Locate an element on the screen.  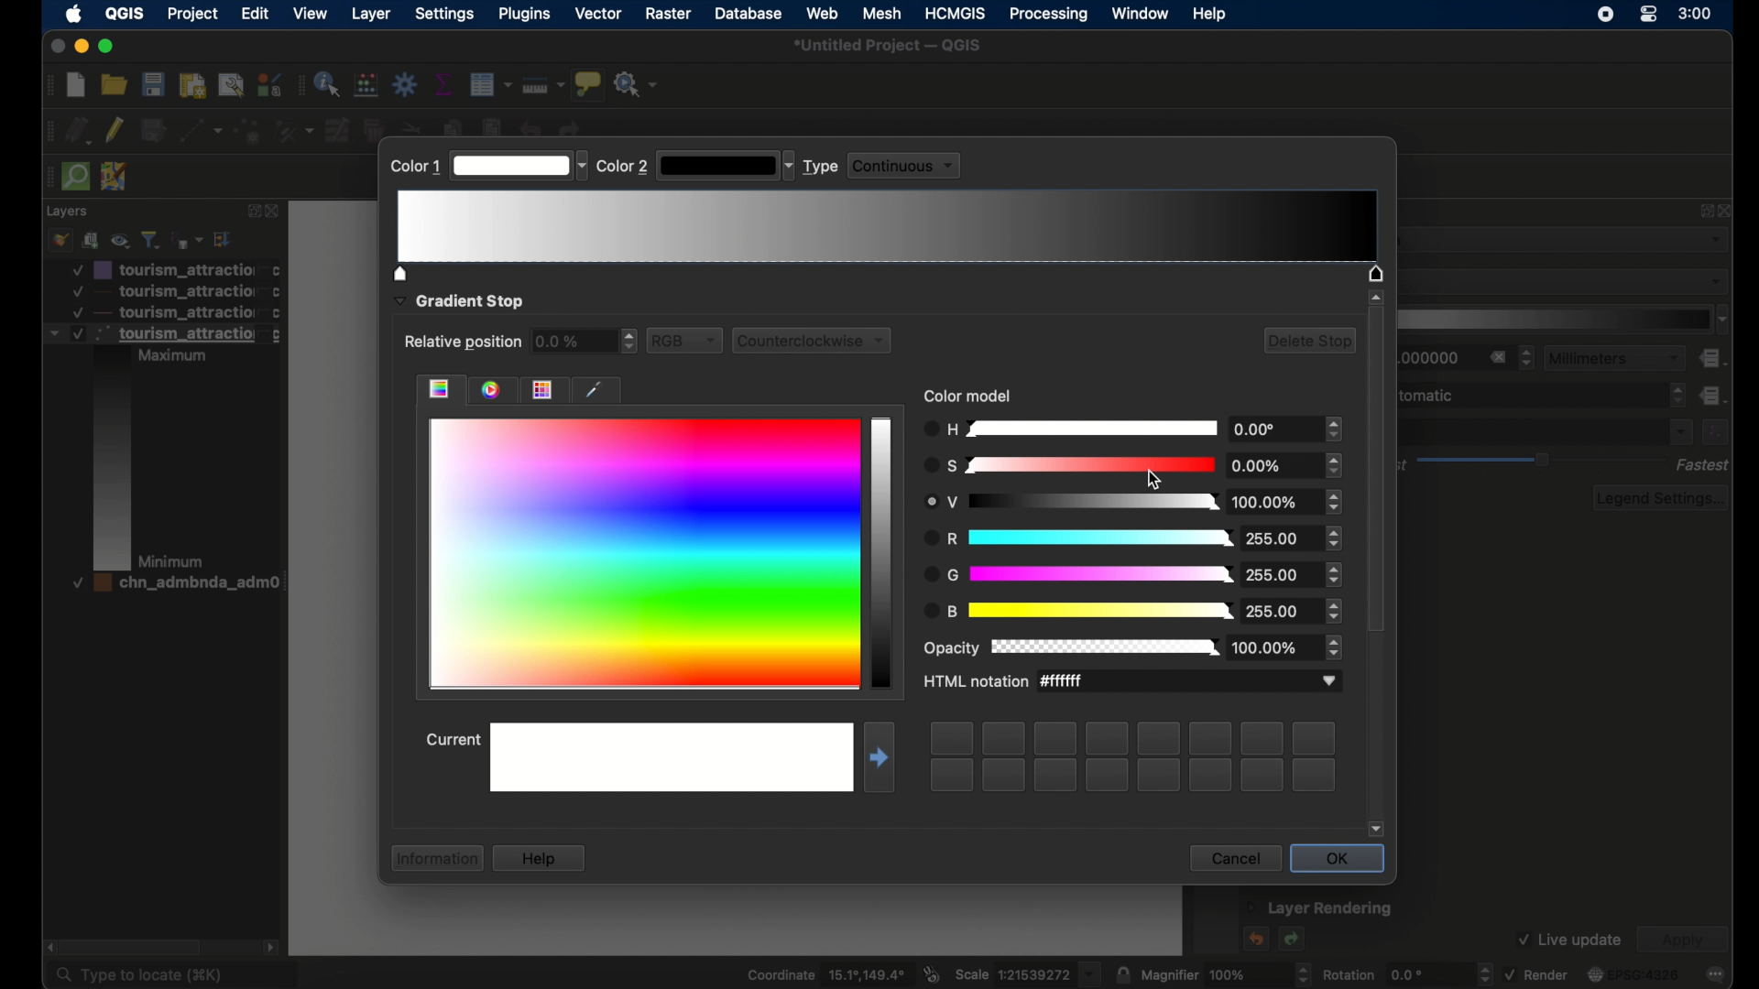
layer 1 is located at coordinates (175, 269).